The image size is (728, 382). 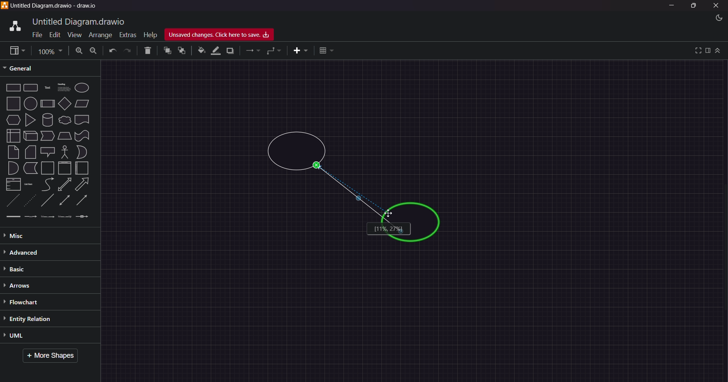 I want to click on view, so click(x=15, y=50).